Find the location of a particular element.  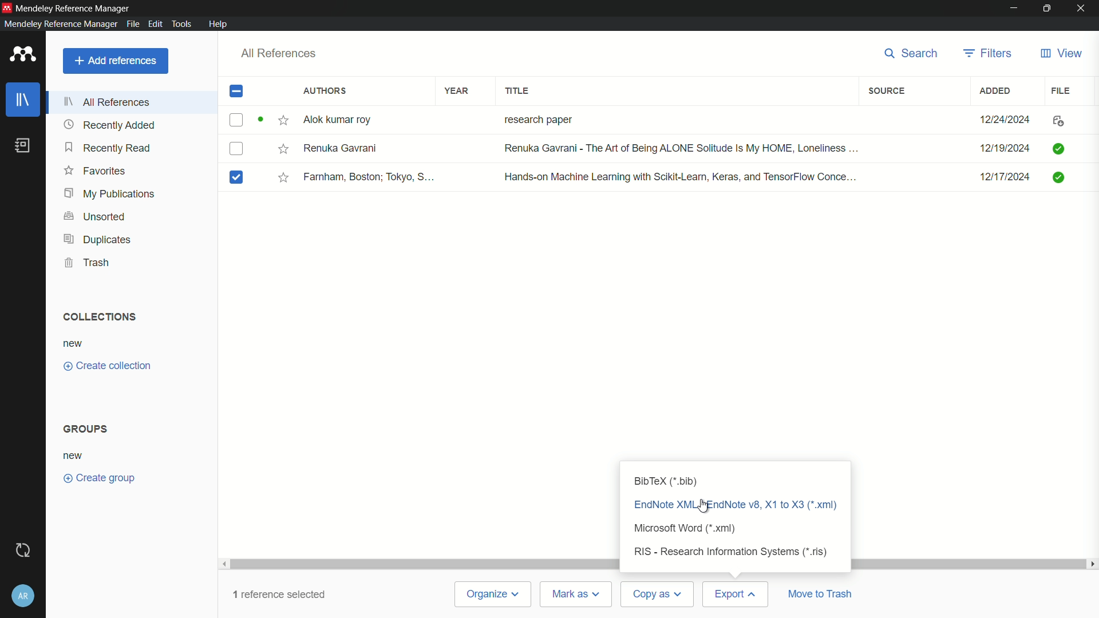

new is located at coordinates (75, 344).